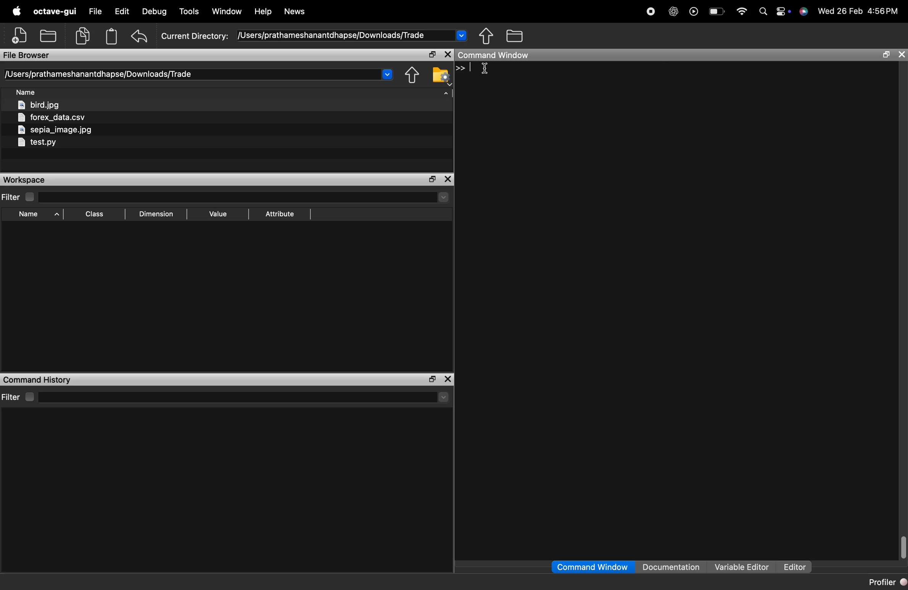  Describe the element at coordinates (903, 55) in the screenshot. I see `close` at that location.